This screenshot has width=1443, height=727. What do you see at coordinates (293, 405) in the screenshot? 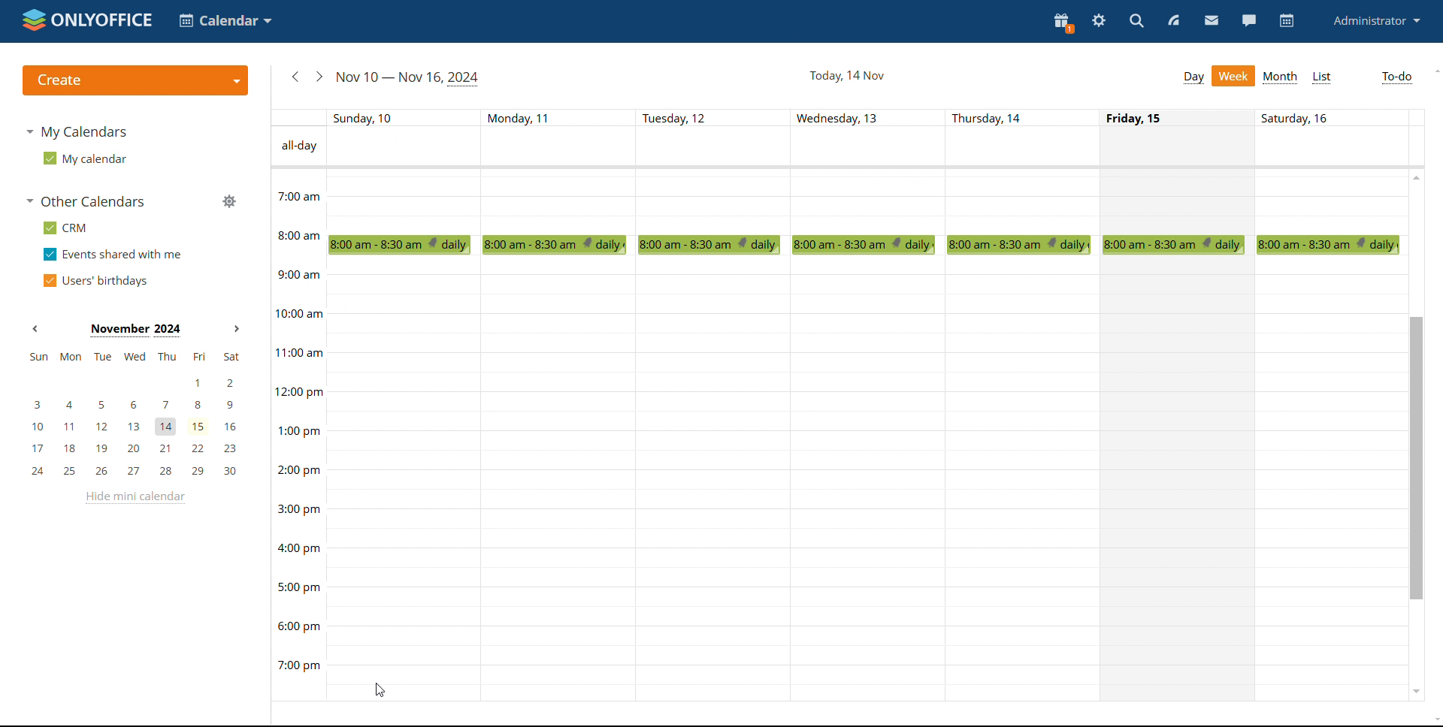
I see `time of the day` at bounding box center [293, 405].